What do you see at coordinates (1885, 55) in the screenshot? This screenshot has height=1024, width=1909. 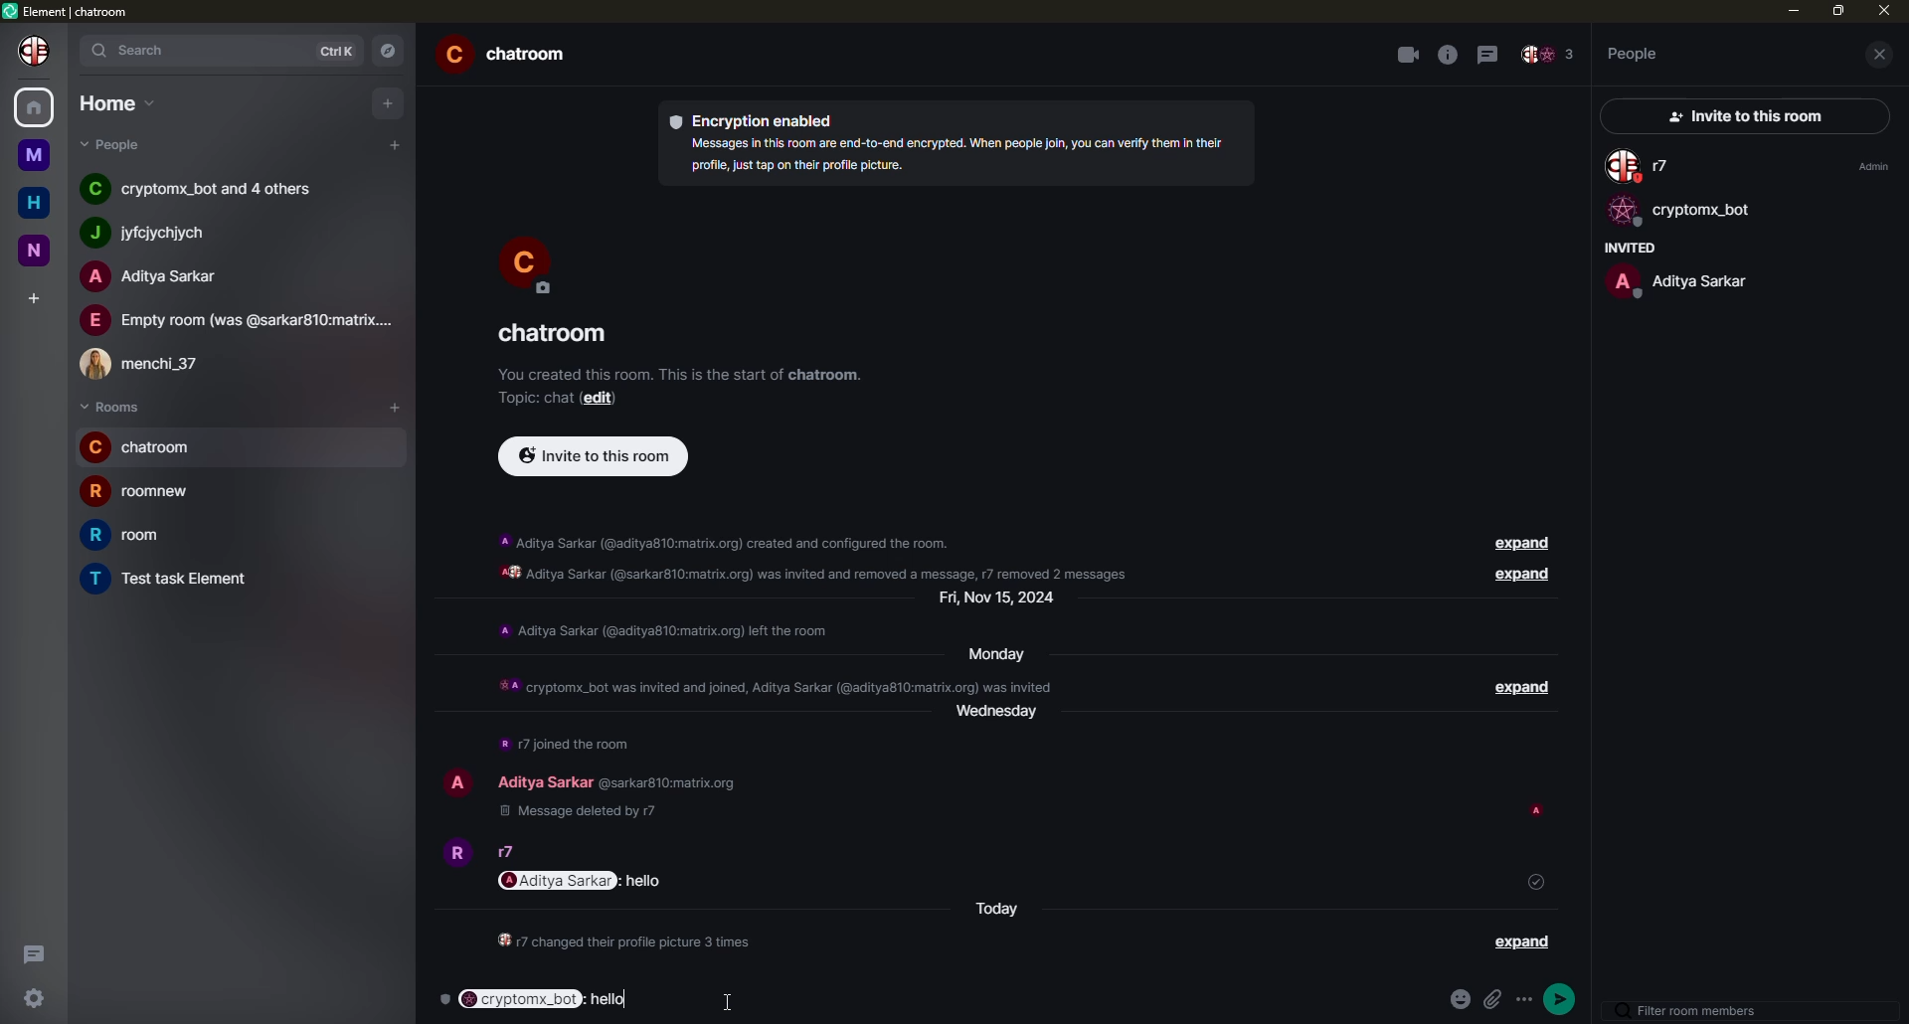 I see `close` at bounding box center [1885, 55].